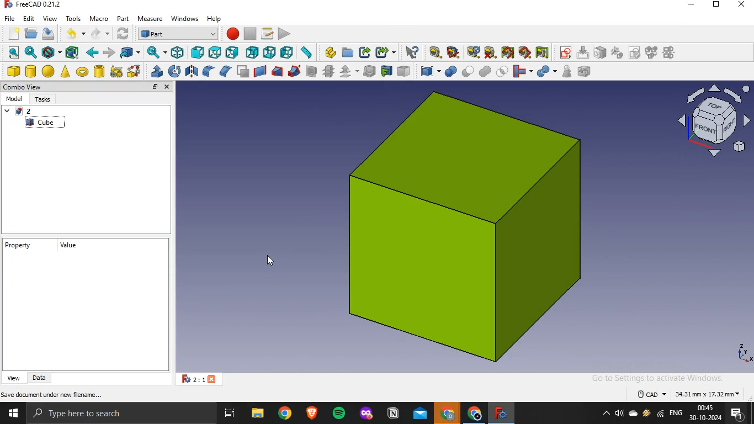 The width and height of the screenshot is (754, 424). What do you see at coordinates (385, 51) in the screenshot?
I see `make sublink` at bounding box center [385, 51].